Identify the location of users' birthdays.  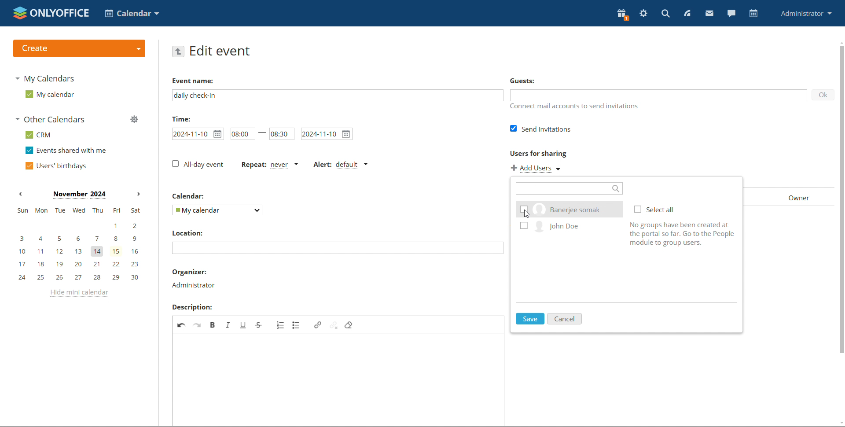
(55, 166).